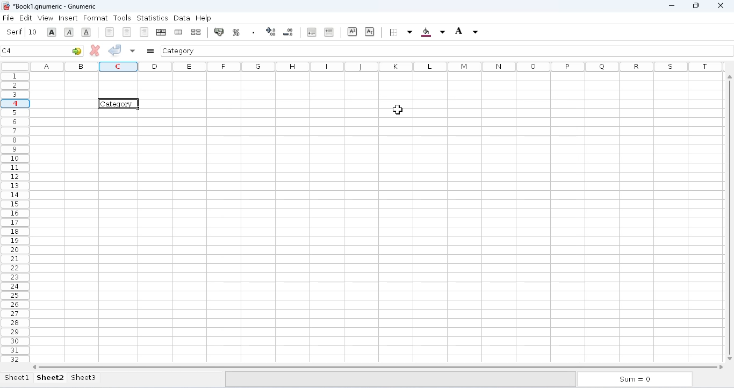 The height and width of the screenshot is (388, 734). Describe the element at coordinates (13, 31) in the screenshot. I see `Serif` at that location.